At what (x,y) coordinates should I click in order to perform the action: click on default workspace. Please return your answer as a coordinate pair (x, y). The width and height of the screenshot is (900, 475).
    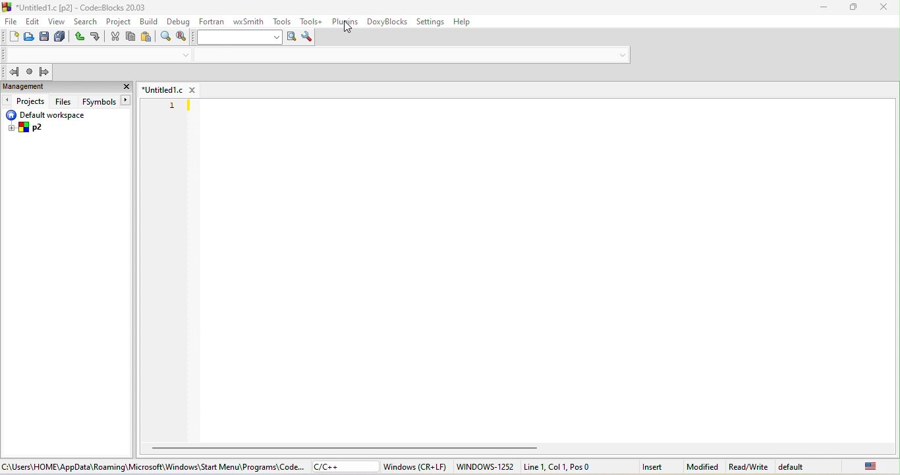
    Looking at the image, I should click on (55, 115).